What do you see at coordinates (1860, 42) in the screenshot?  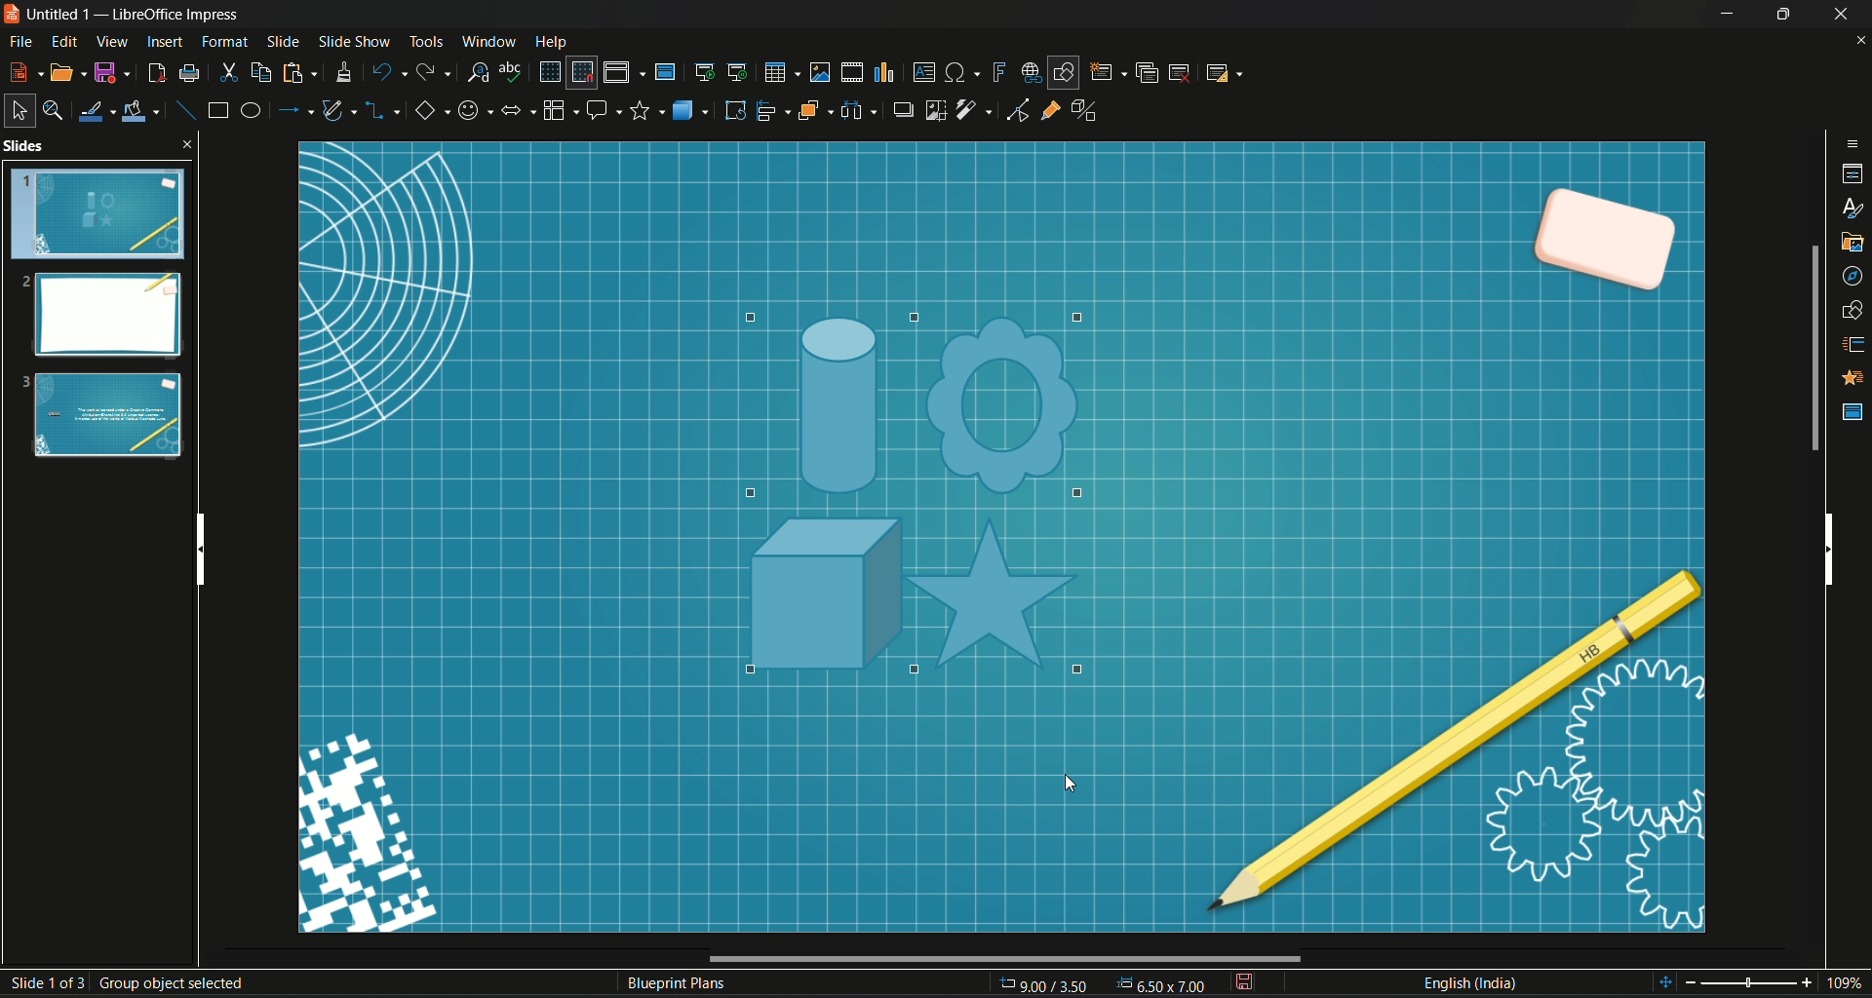 I see `close` at bounding box center [1860, 42].